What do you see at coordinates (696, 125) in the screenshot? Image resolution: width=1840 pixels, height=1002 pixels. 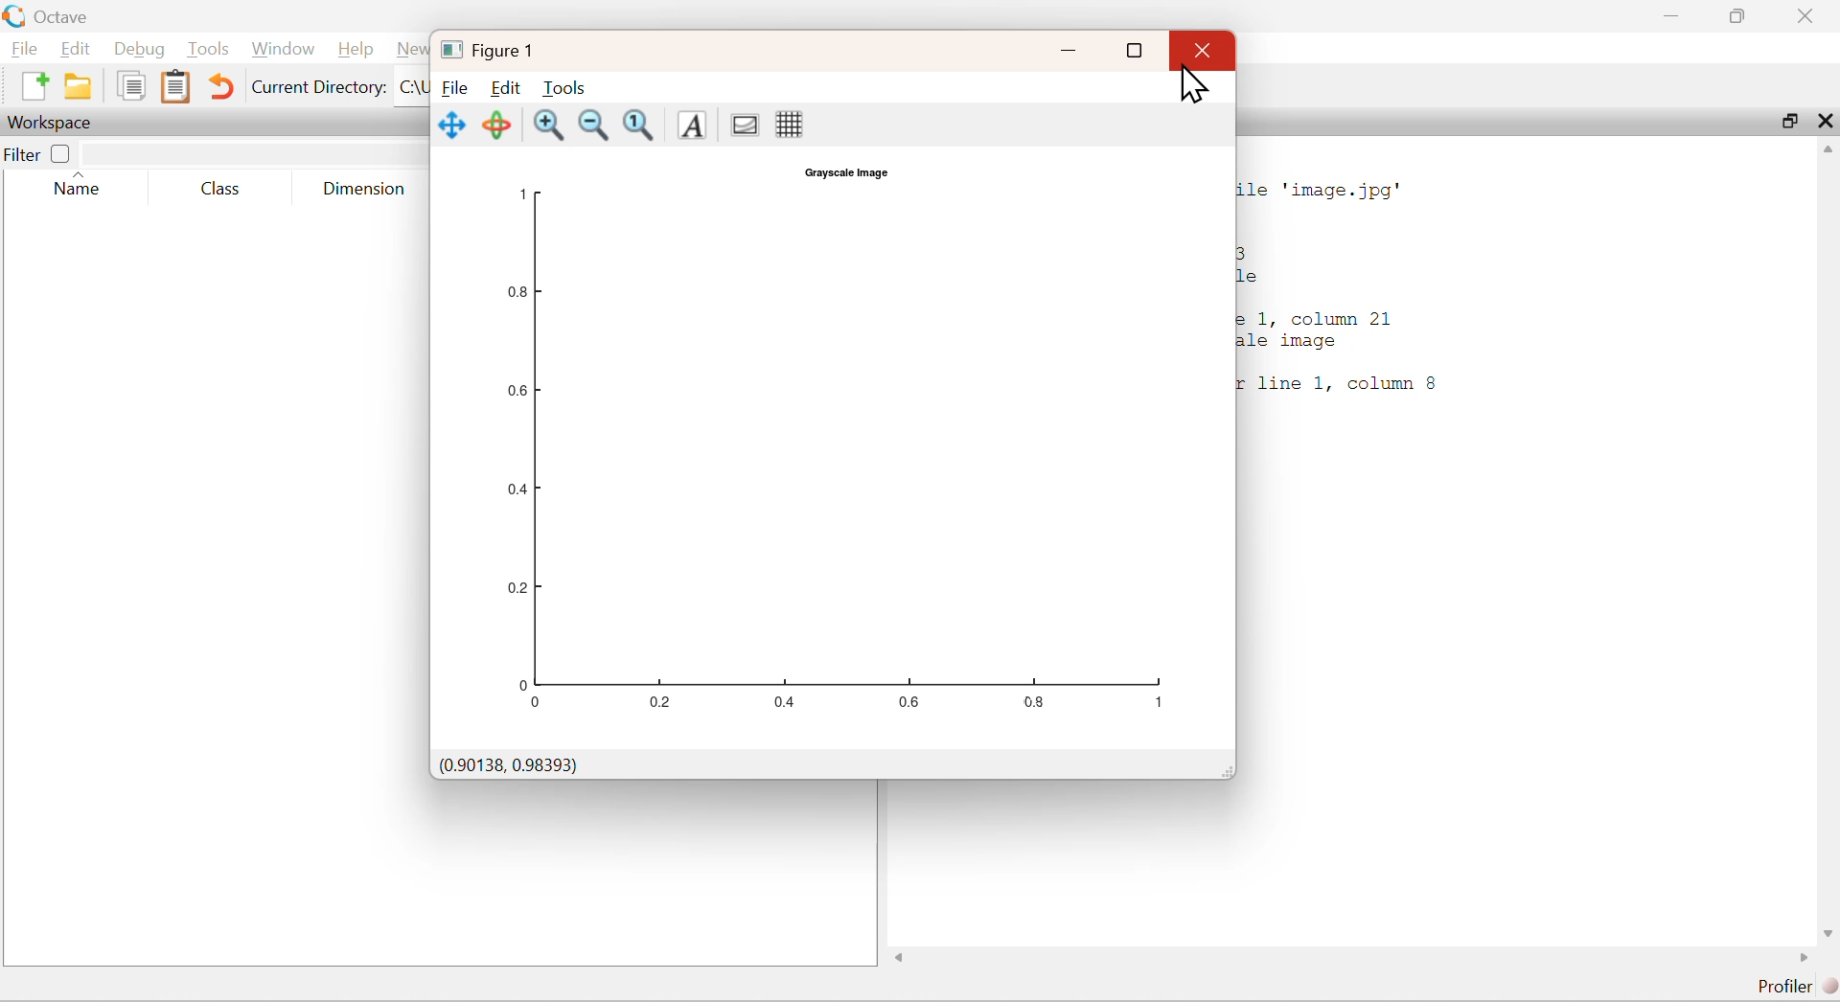 I see `Insert Text` at bounding box center [696, 125].